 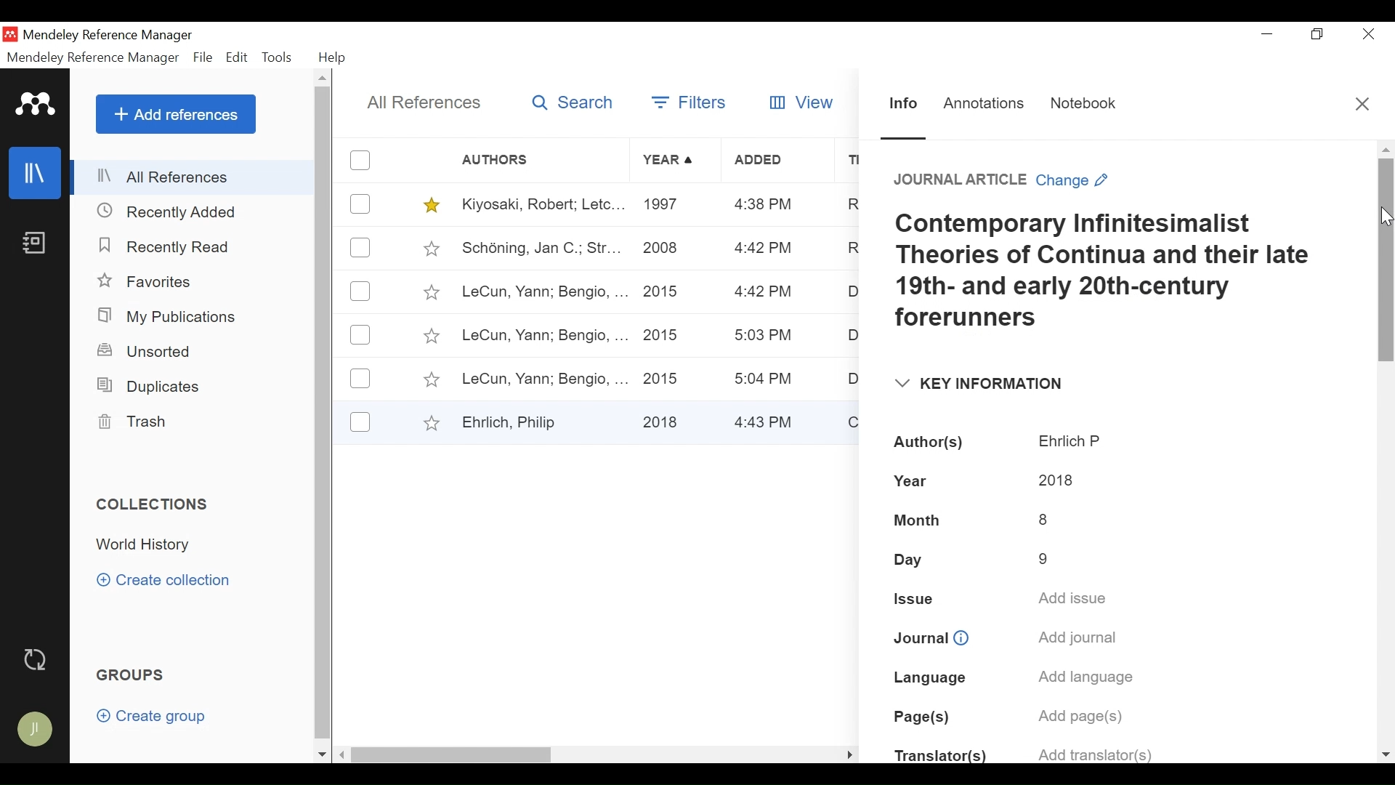 What do you see at coordinates (919, 520) in the screenshot?
I see `Month` at bounding box center [919, 520].